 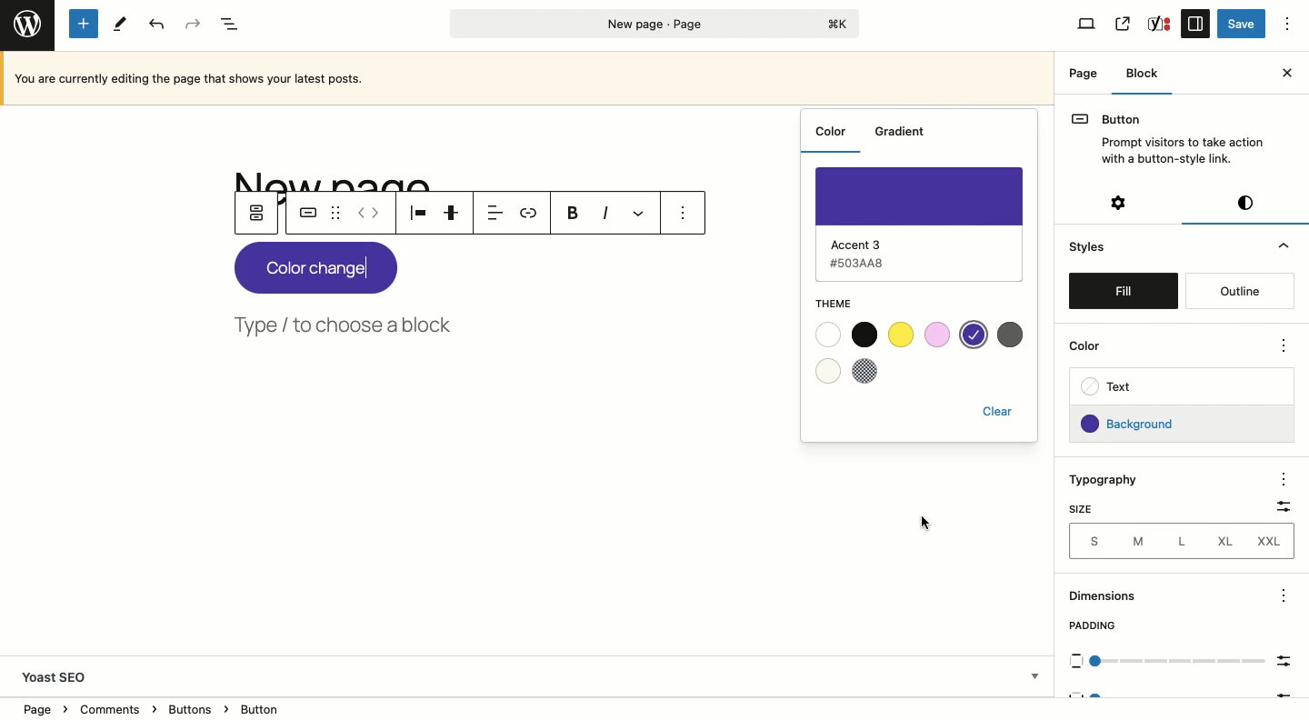 I want to click on Location, so click(x=528, y=708).